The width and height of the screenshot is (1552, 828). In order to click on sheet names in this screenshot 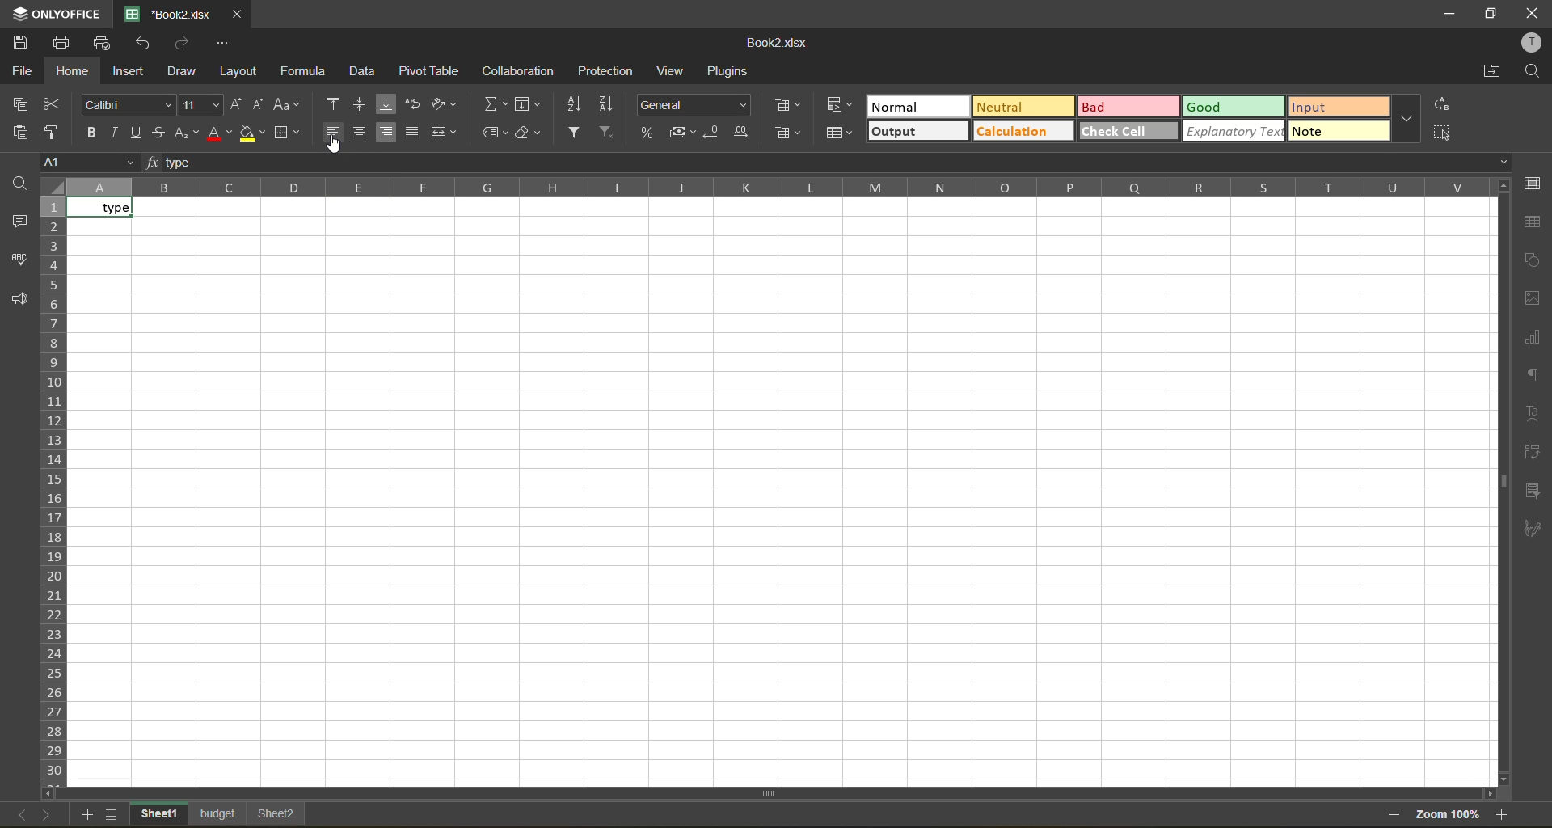, I will do `click(219, 813)`.